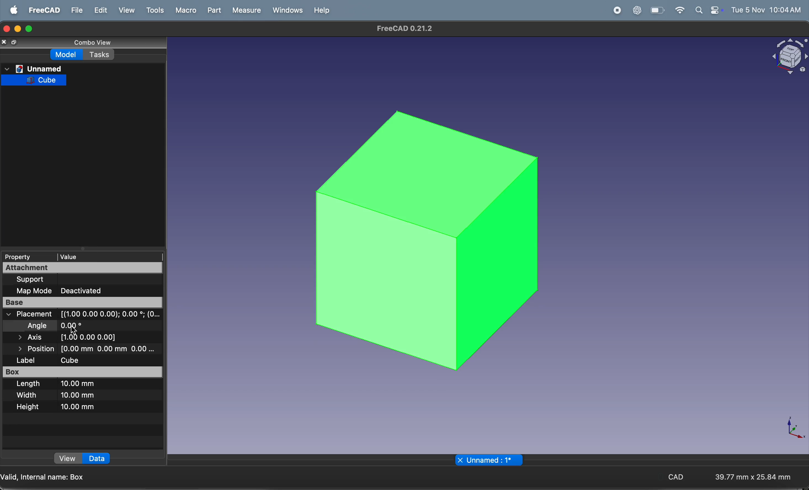 This screenshot has height=490, width=809. Describe the element at coordinates (101, 55) in the screenshot. I see `Tasks` at that location.